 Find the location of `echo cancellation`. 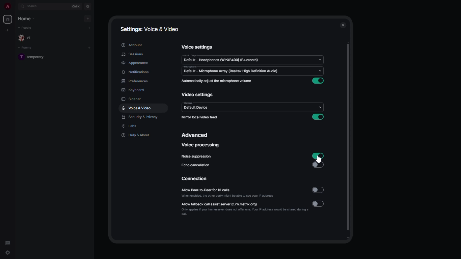

echo cancellation is located at coordinates (196, 165).